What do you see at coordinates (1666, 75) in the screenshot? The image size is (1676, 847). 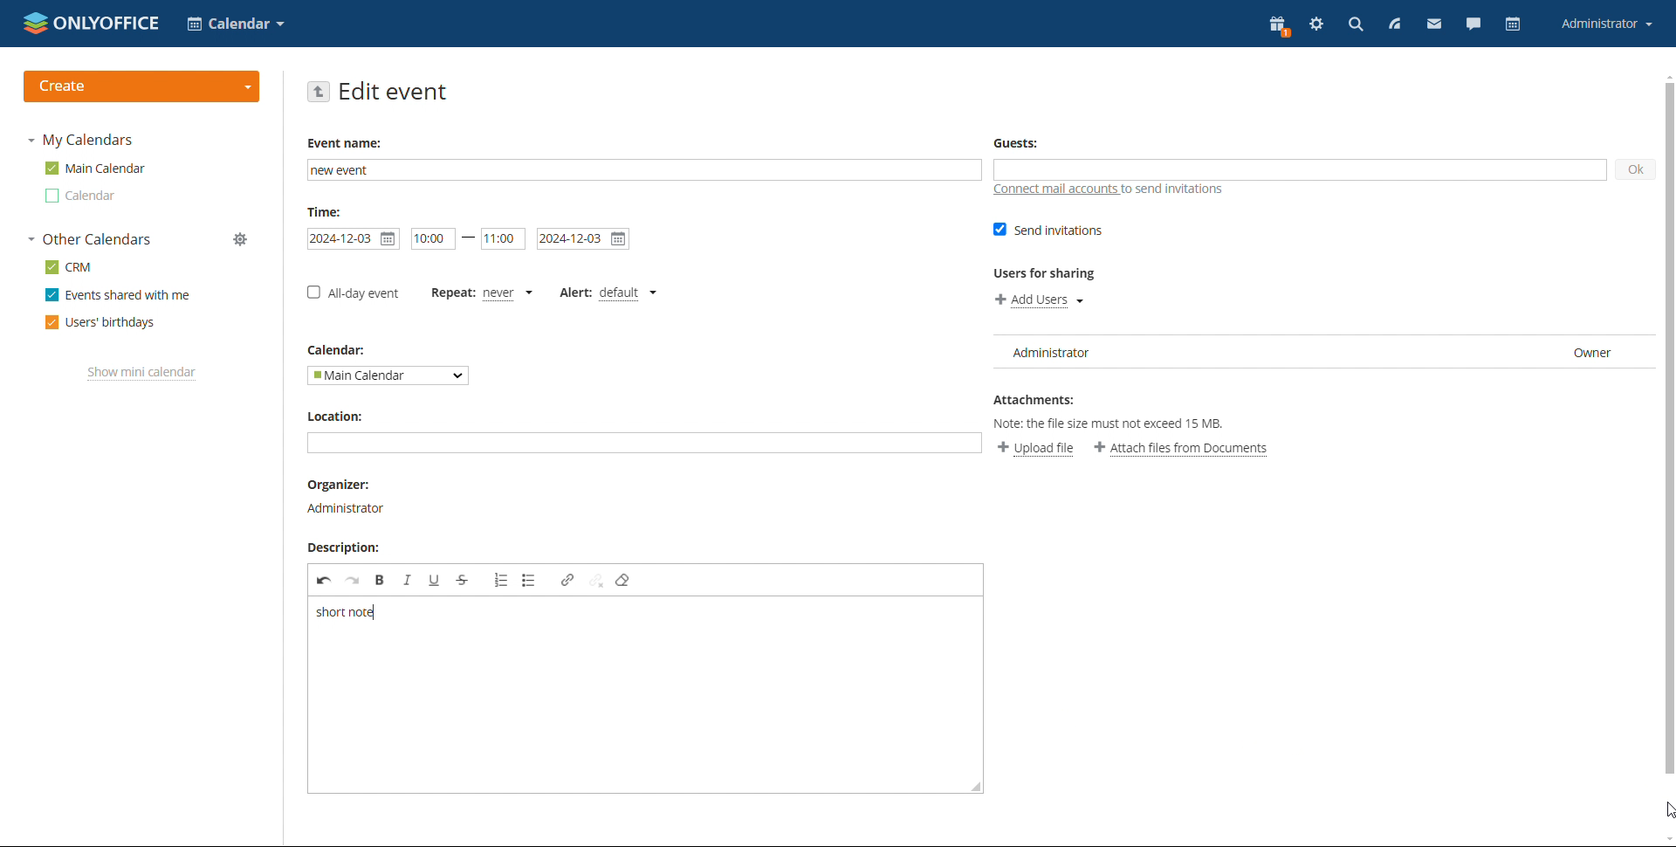 I see `scroll up` at bounding box center [1666, 75].